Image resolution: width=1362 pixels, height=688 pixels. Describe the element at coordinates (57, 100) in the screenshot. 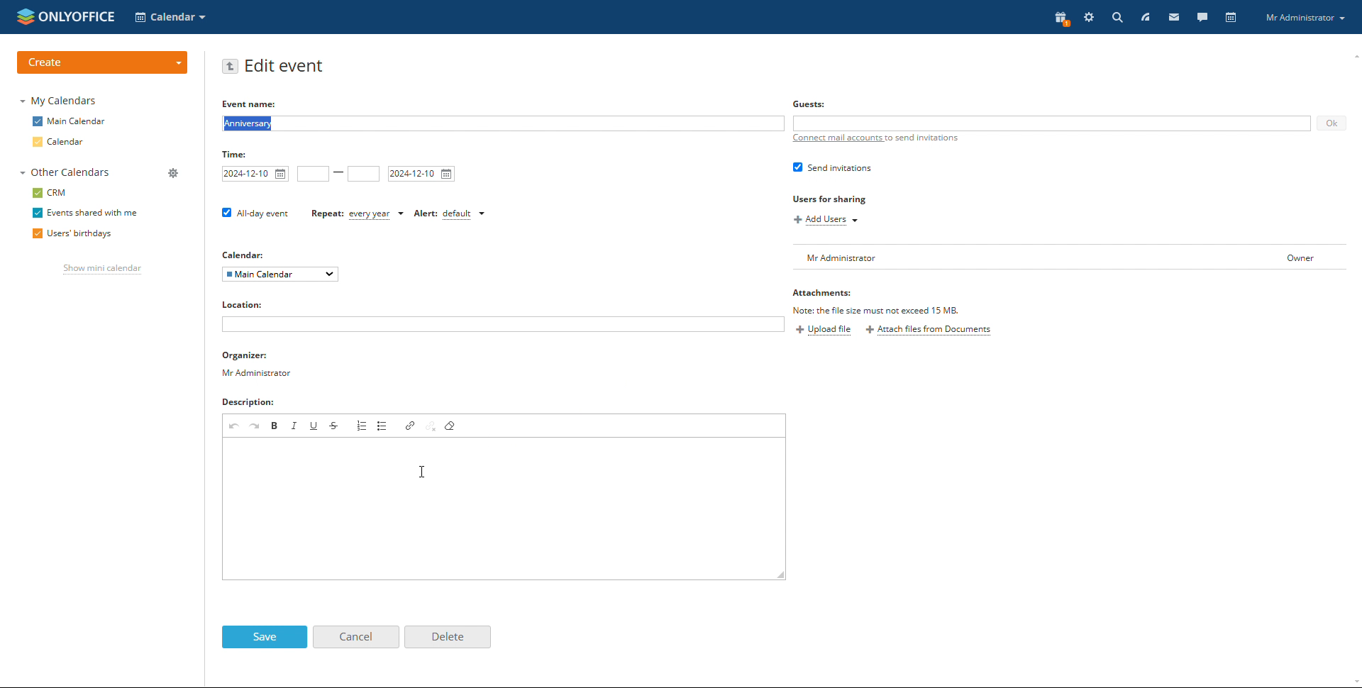

I see `my calendars` at that location.